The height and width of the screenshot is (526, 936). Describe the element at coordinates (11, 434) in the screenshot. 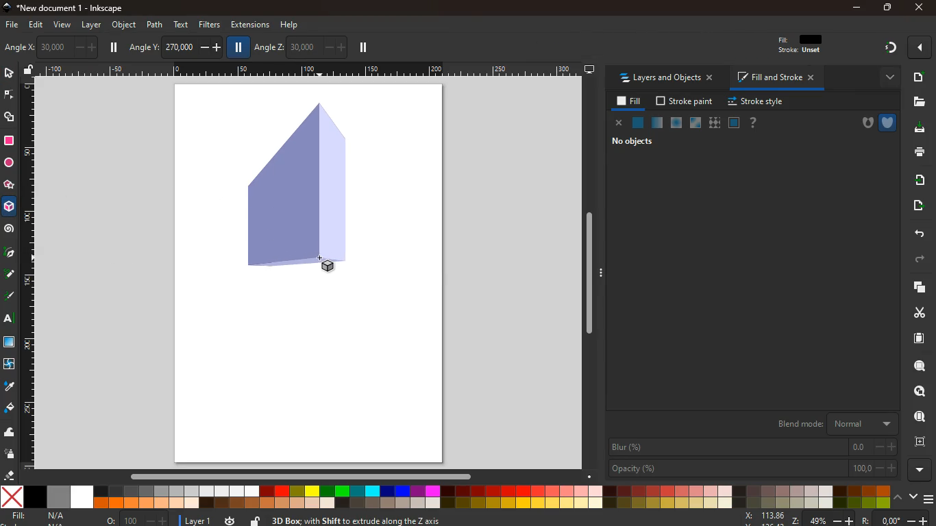

I see `wave` at that location.